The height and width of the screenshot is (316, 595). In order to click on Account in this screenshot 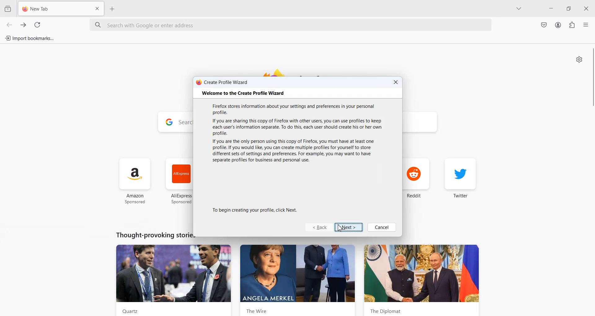, I will do `click(558, 25)`.